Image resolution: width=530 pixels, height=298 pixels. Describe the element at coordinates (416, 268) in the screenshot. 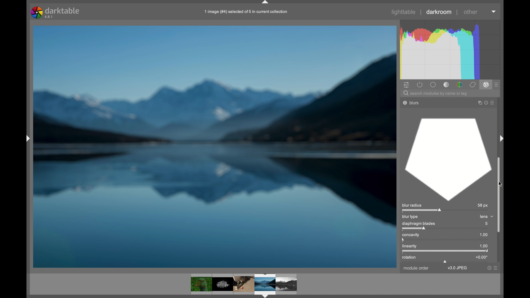

I see `module order` at that location.